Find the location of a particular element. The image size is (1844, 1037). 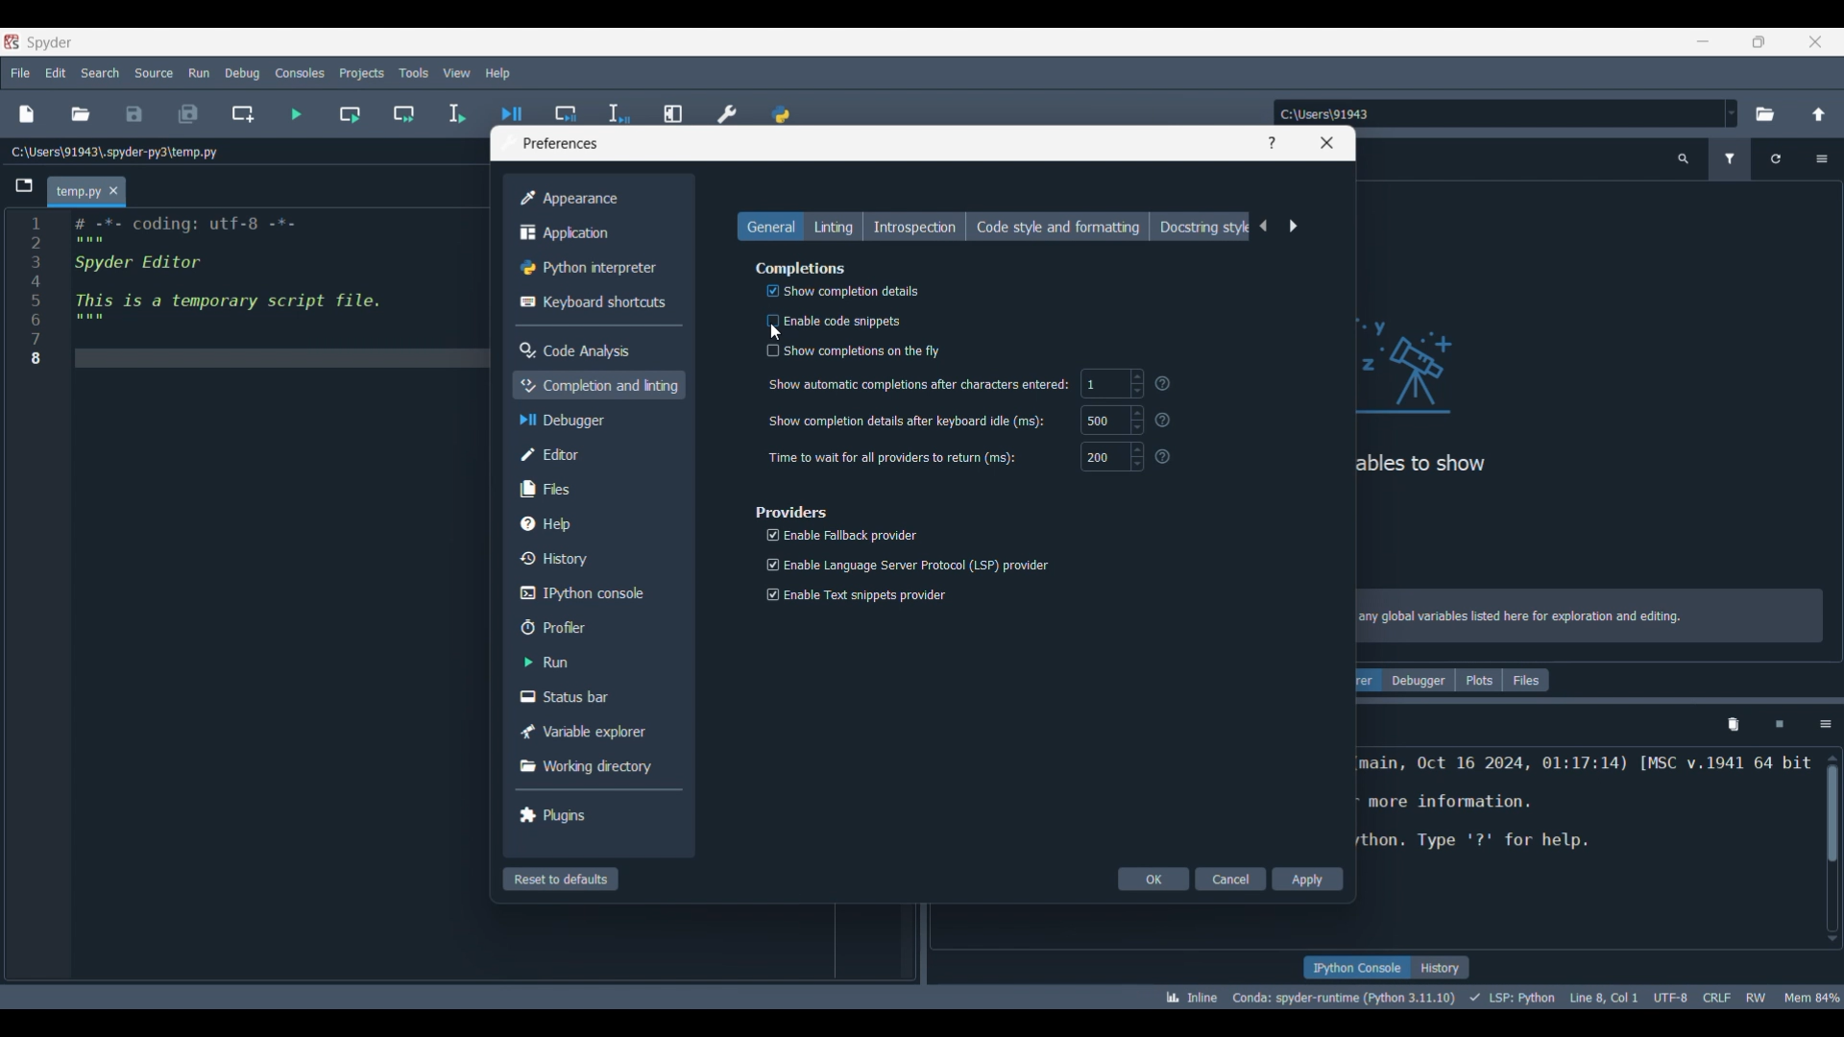

Edit menu is located at coordinates (57, 73).